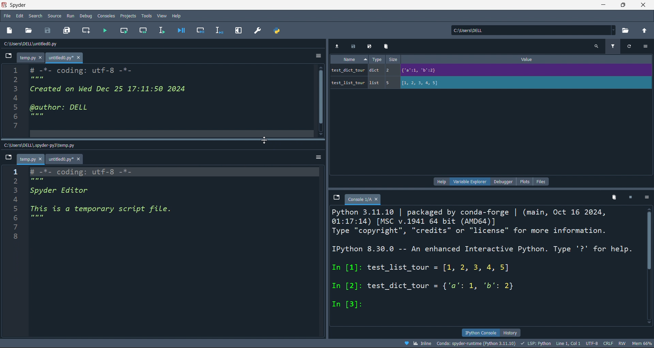 This screenshot has height=348, width=654. What do you see at coordinates (353, 46) in the screenshot?
I see `save data` at bounding box center [353, 46].